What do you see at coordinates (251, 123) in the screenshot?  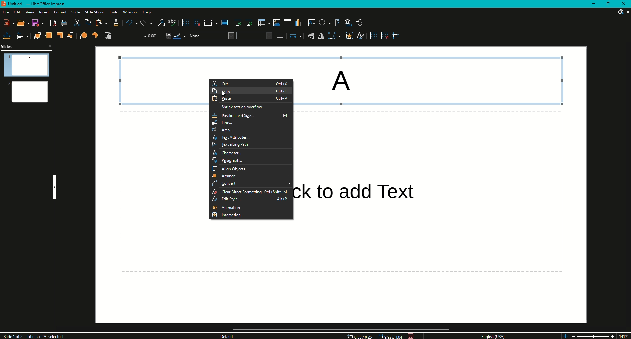 I see `Line` at bounding box center [251, 123].